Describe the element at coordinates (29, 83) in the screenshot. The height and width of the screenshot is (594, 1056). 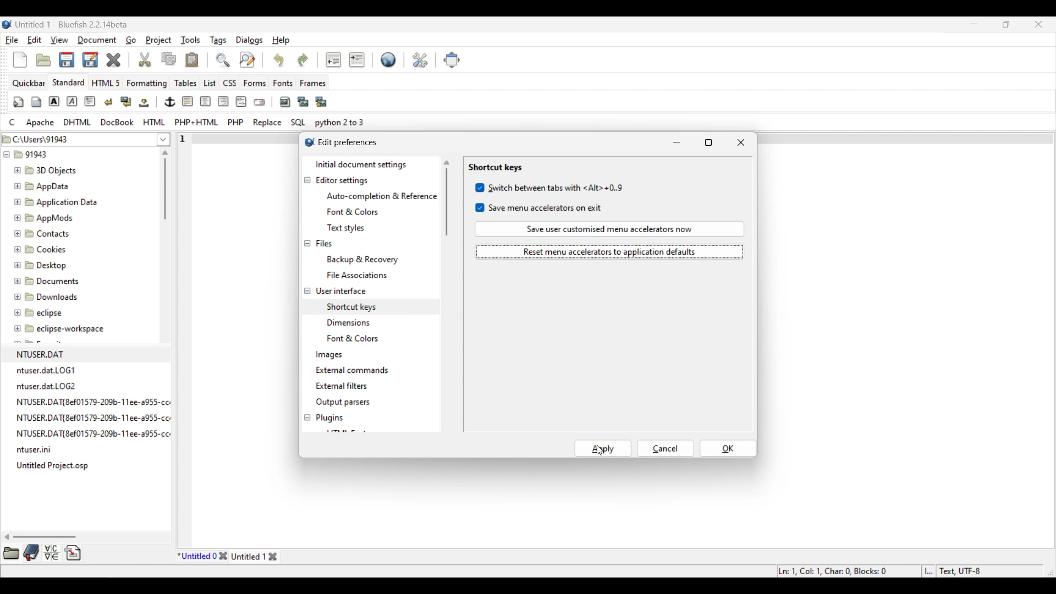
I see `Quickbar` at that location.